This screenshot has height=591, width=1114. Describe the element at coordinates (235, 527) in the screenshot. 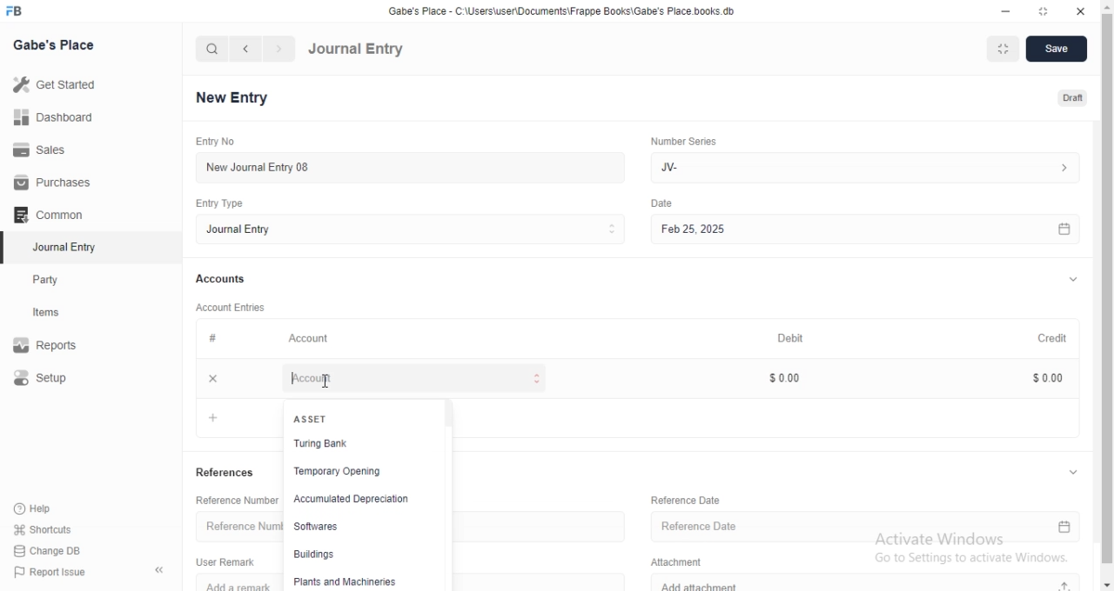

I see `Reference Number` at that location.